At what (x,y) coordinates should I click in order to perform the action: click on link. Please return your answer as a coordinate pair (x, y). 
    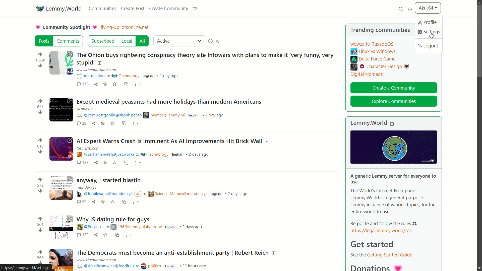
    Looking at the image, I should click on (102, 202).